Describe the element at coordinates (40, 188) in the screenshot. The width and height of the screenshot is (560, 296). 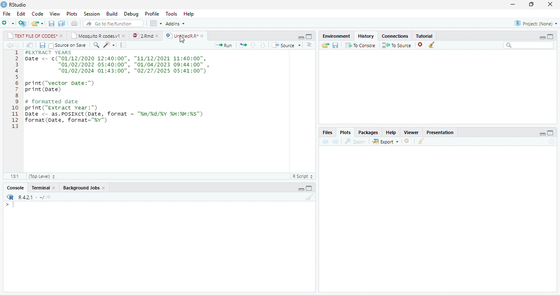
I see `Terminal ` at that location.